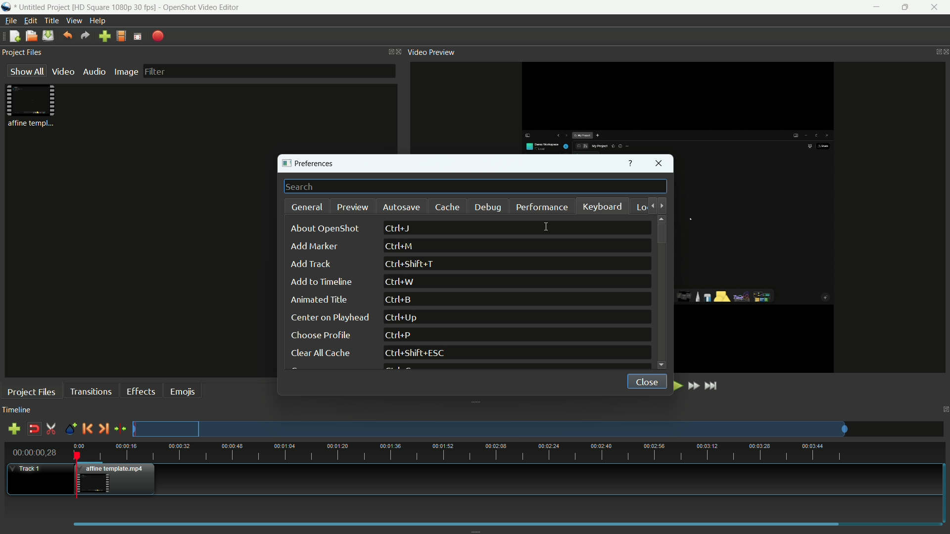 The width and height of the screenshot is (950, 534). I want to click on effects, so click(142, 391).